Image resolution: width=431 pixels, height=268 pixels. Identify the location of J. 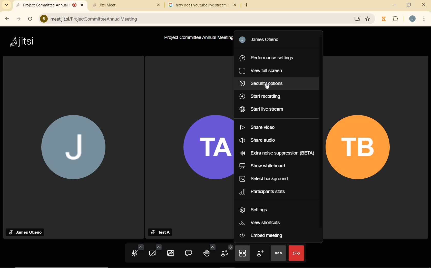
(73, 148).